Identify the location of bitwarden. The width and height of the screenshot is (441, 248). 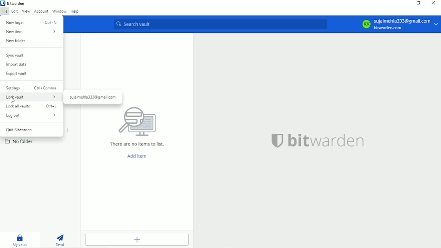
(319, 143).